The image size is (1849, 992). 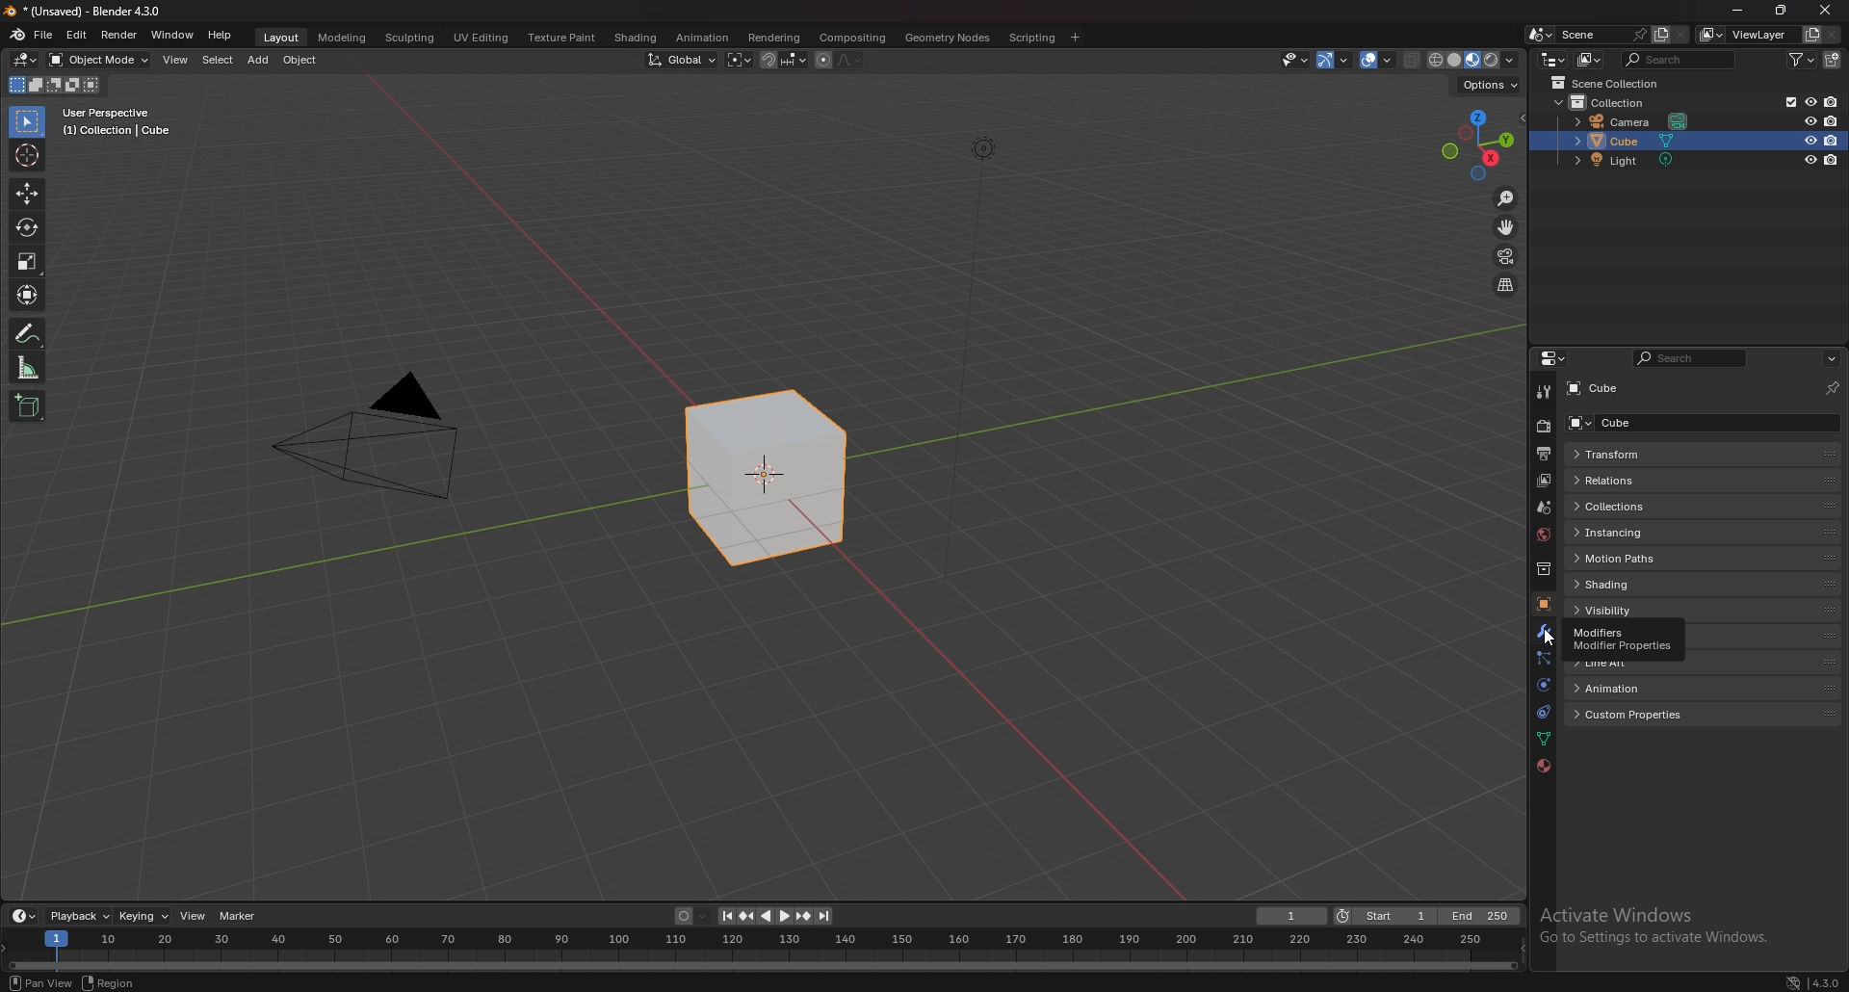 I want to click on edit, so click(x=77, y=35).